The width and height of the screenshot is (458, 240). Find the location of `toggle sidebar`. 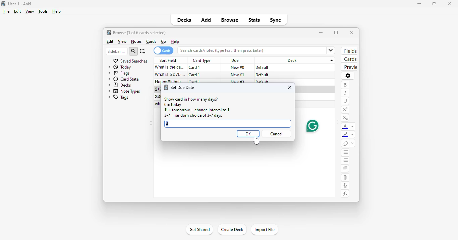

toggle sidebar is located at coordinates (151, 123).